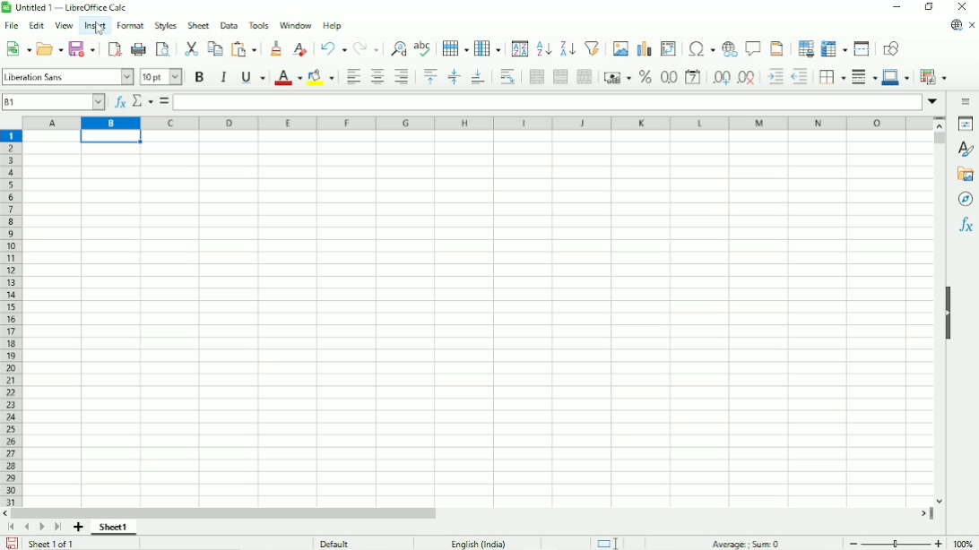 The height and width of the screenshot is (550, 979). What do you see at coordinates (131, 25) in the screenshot?
I see `Format` at bounding box center [131, 25].